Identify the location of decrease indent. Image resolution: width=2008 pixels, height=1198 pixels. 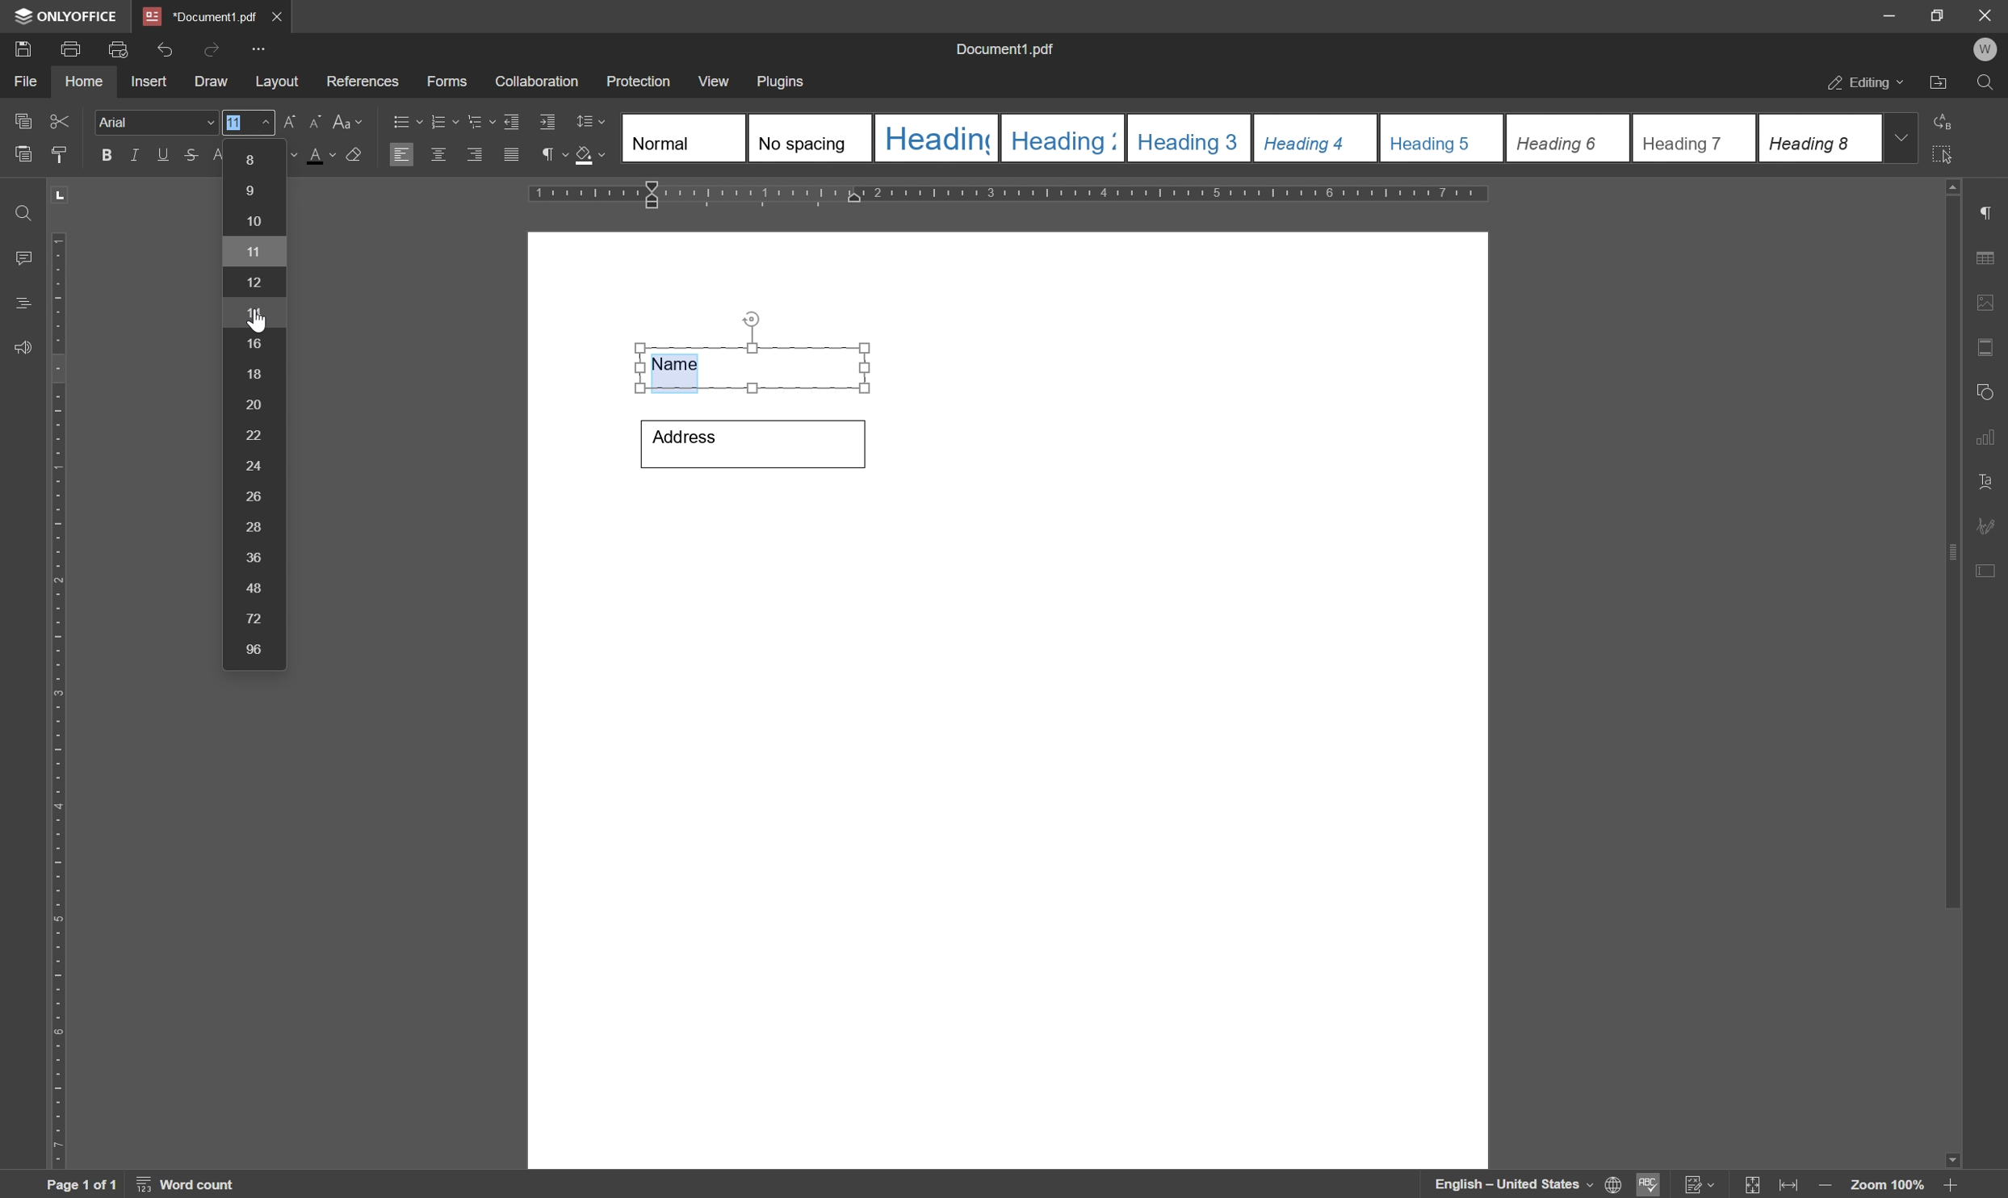
(509, 119).